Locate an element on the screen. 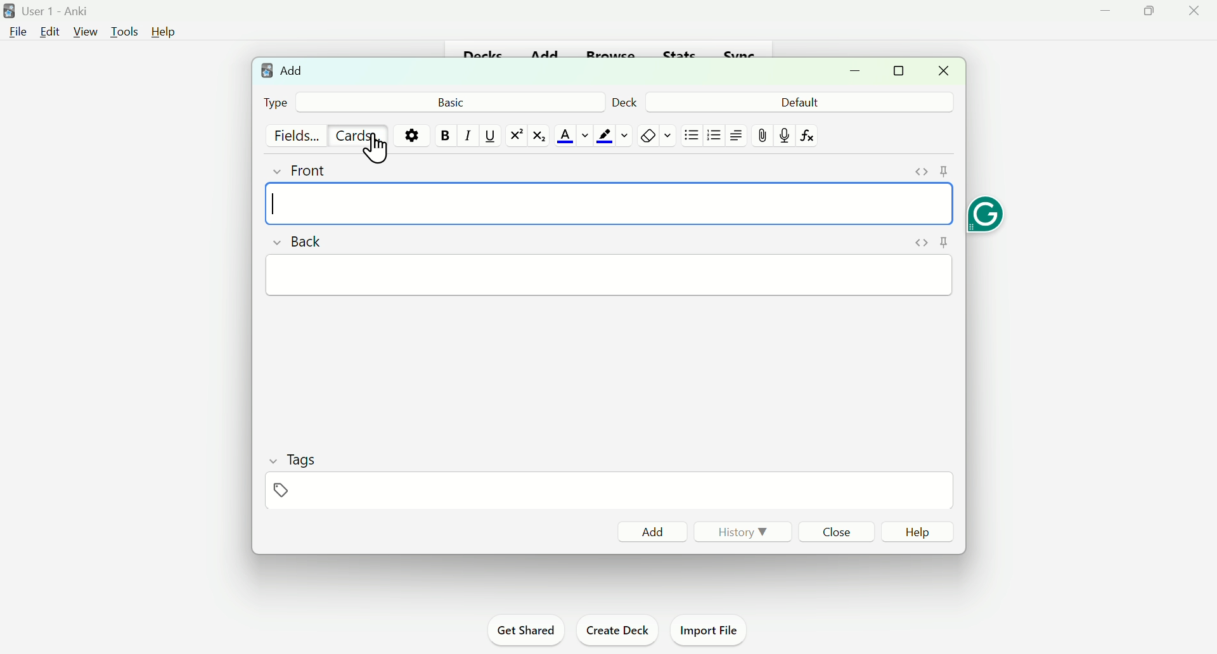 This screenshot has width=1217, height=654. Add is located at coordinates (651, 532).